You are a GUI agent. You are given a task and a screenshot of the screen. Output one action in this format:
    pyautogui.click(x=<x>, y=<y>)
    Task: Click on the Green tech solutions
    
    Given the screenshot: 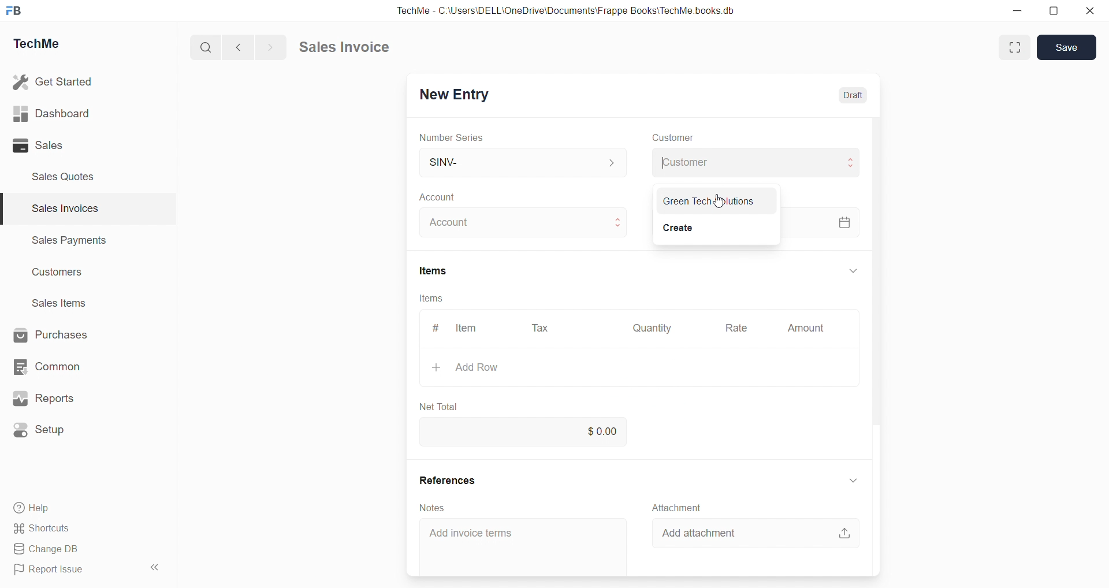 What is the action you would take?
    pyautogui.click(x=709, y=201)
    